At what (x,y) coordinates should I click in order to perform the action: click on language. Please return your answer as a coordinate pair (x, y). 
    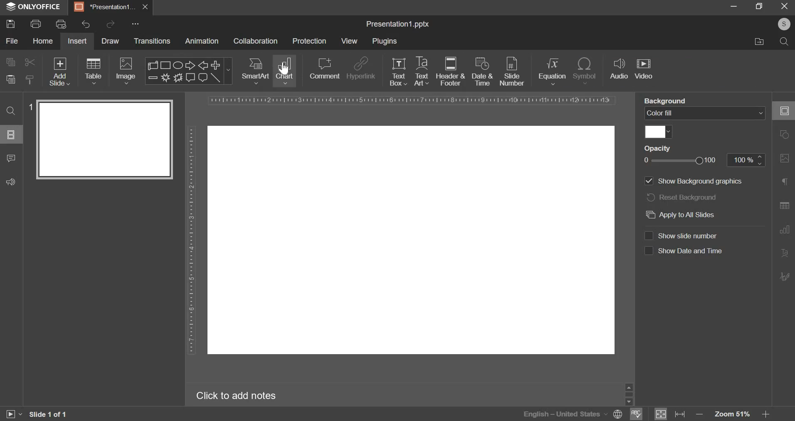
    Looking at the image, I should click on (615, 414).